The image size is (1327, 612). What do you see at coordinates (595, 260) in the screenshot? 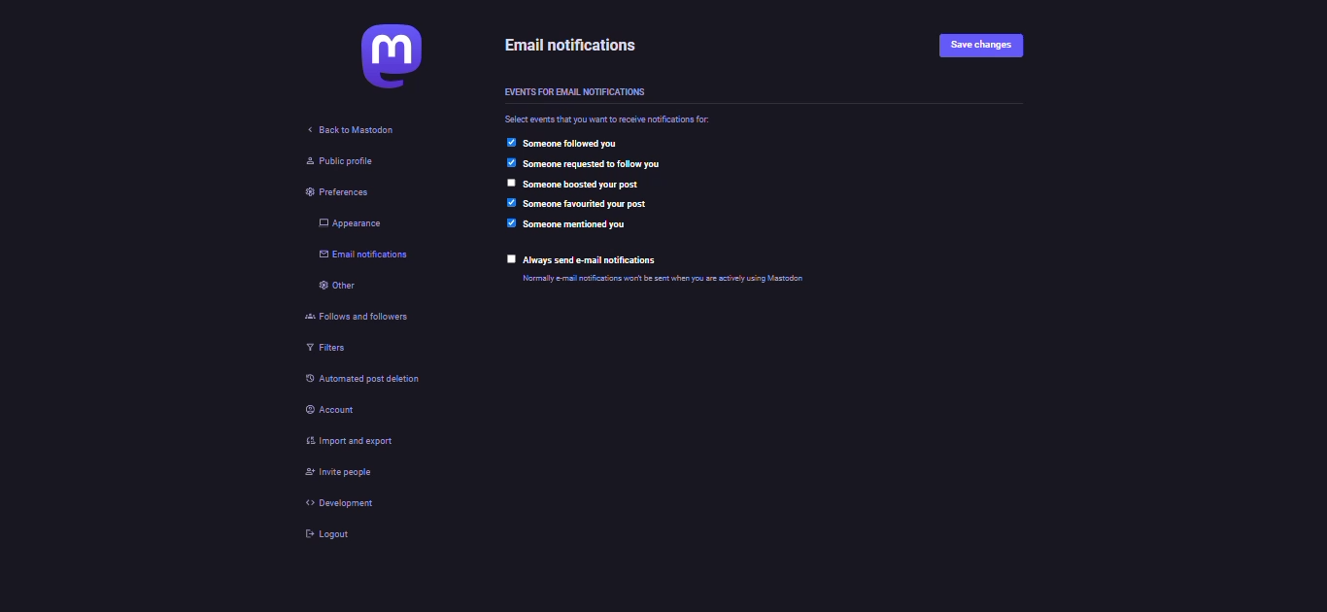
I see `always send email notifications` at bounding box center [595, 260].